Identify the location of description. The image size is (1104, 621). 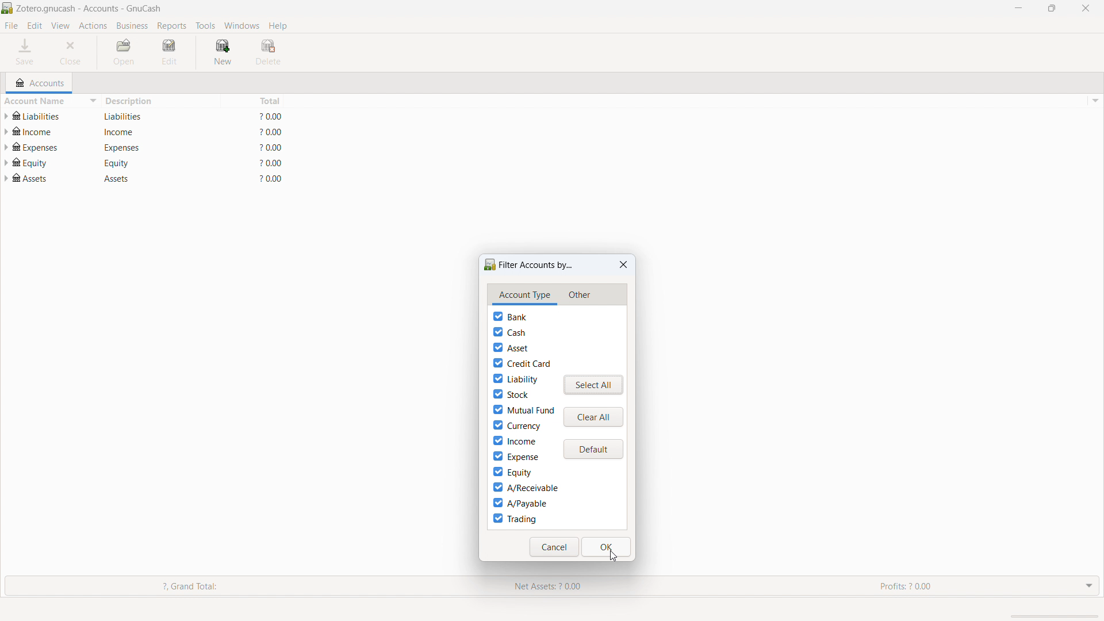
(130, 180).